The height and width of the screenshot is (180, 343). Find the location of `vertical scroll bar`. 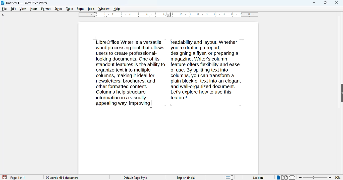

vertical scroll bar is located at coordinates (337, 61).